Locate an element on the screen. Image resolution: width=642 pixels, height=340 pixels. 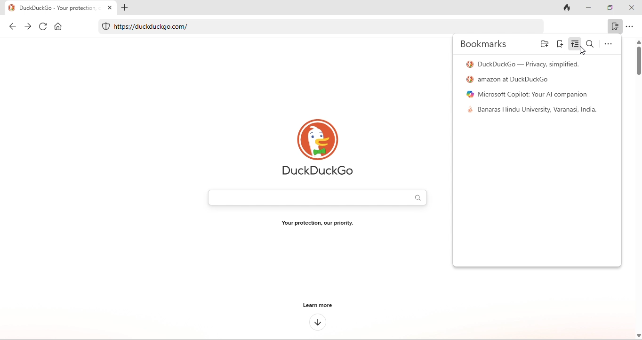
DuckDuckGo - Your protection  is located at coordinates (60, 8).